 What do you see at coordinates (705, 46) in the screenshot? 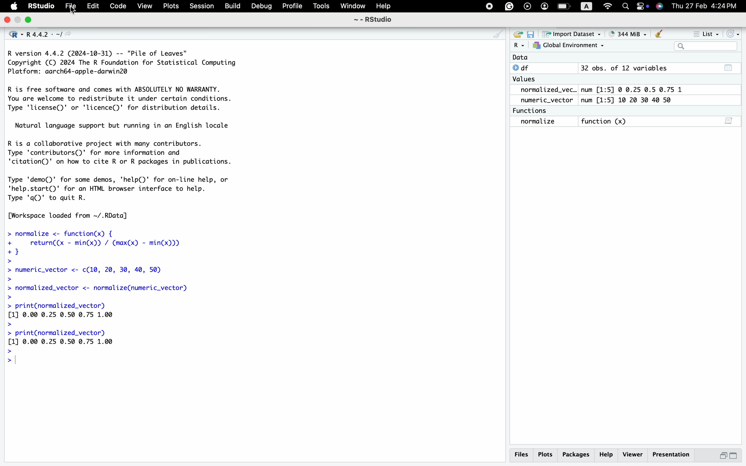
I see `search bar` at bounding box center [705, 46].